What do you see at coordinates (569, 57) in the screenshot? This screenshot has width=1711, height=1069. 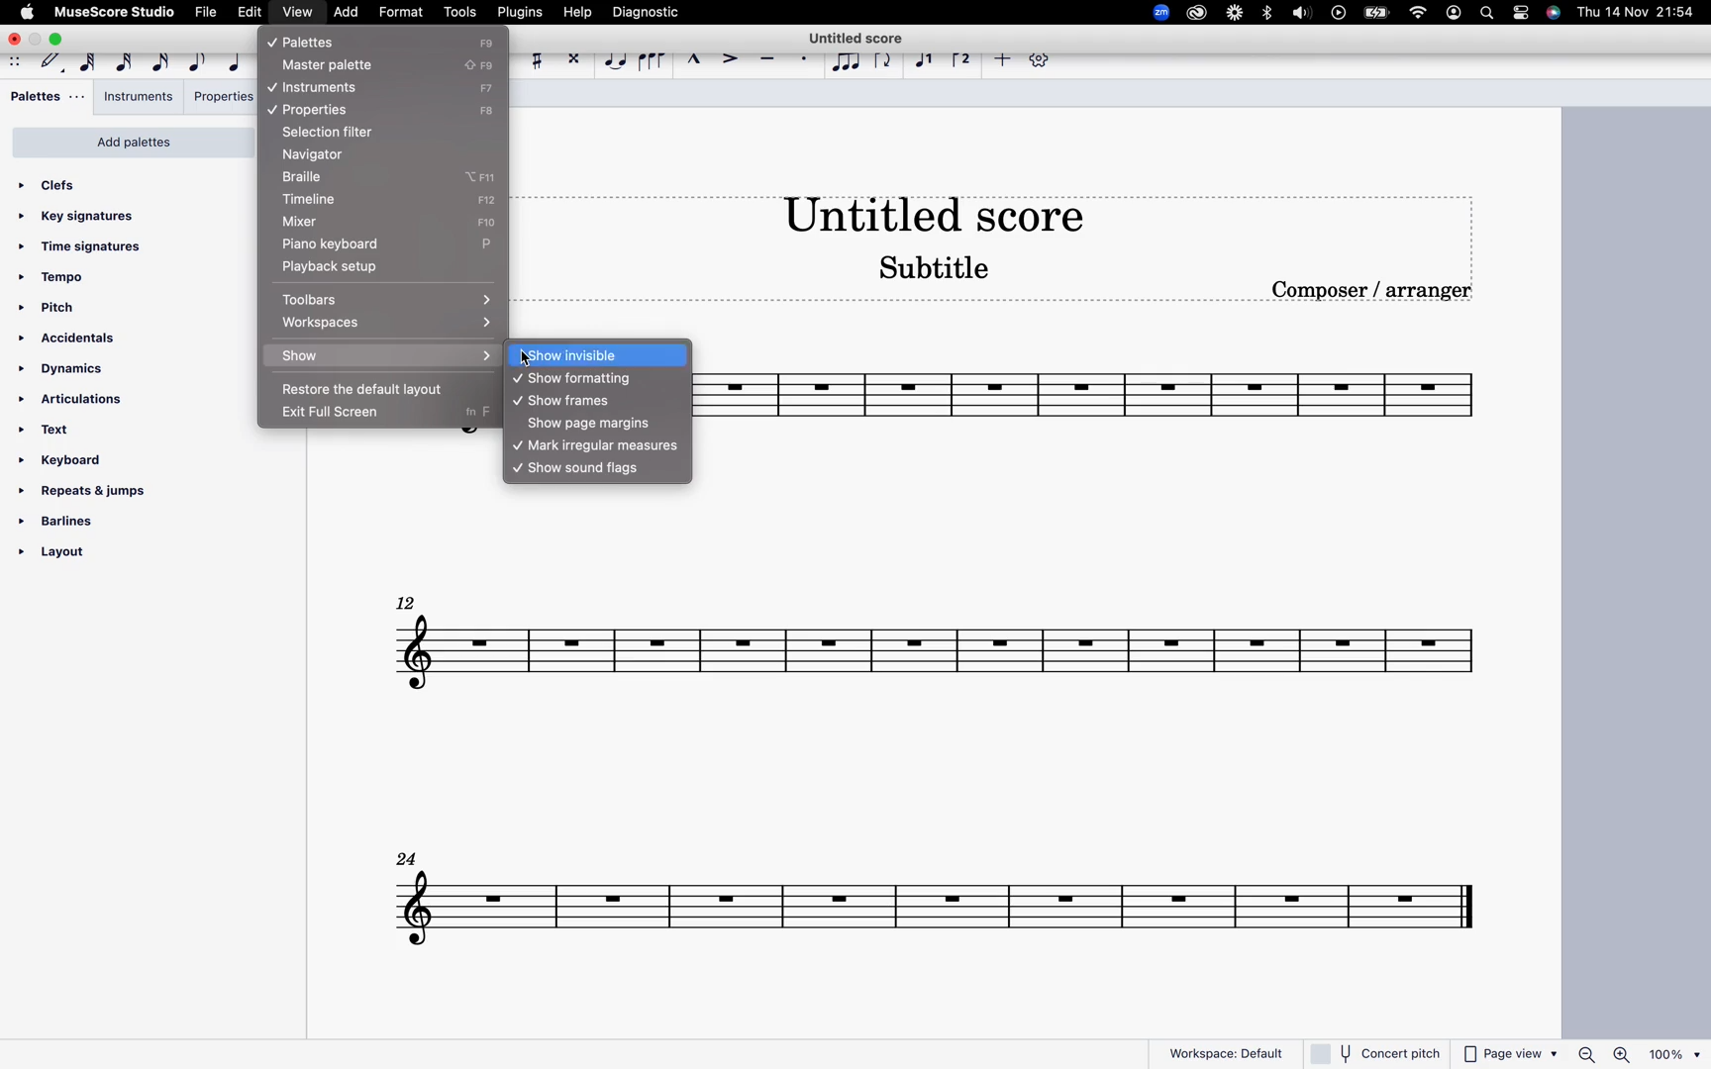 I see `toggle double sharp` at bounding box center [569, 57].